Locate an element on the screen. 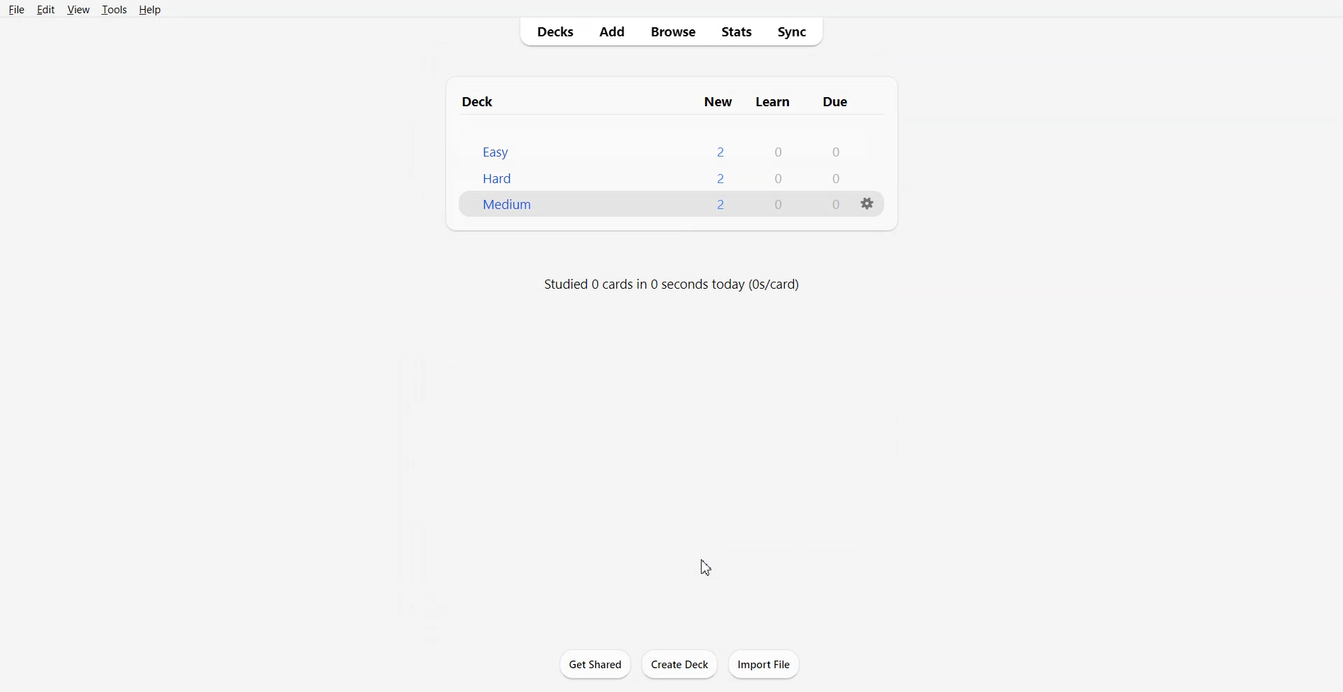 The image size is (1343, 692). File is located at coordinates (17, 9).